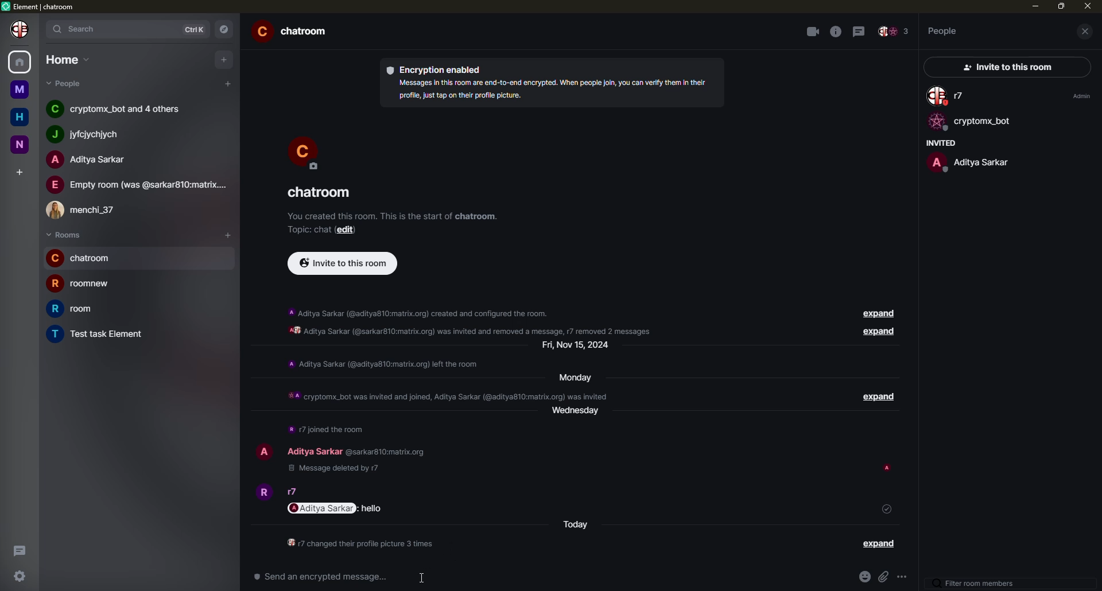 Image resolution: width=1102 pixels, height=591 pixels. What do you see at coordinates (225, 59) in the screenshot?
I see `add` at bounding box center [225, 59].